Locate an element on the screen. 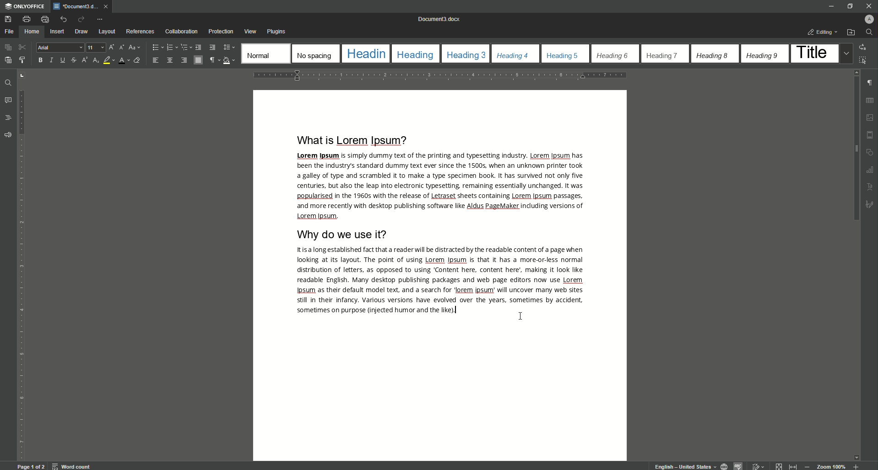 The height and width of the screenshot is (470, 878). ONLYOFFICE is located at coordinates (23, 6).